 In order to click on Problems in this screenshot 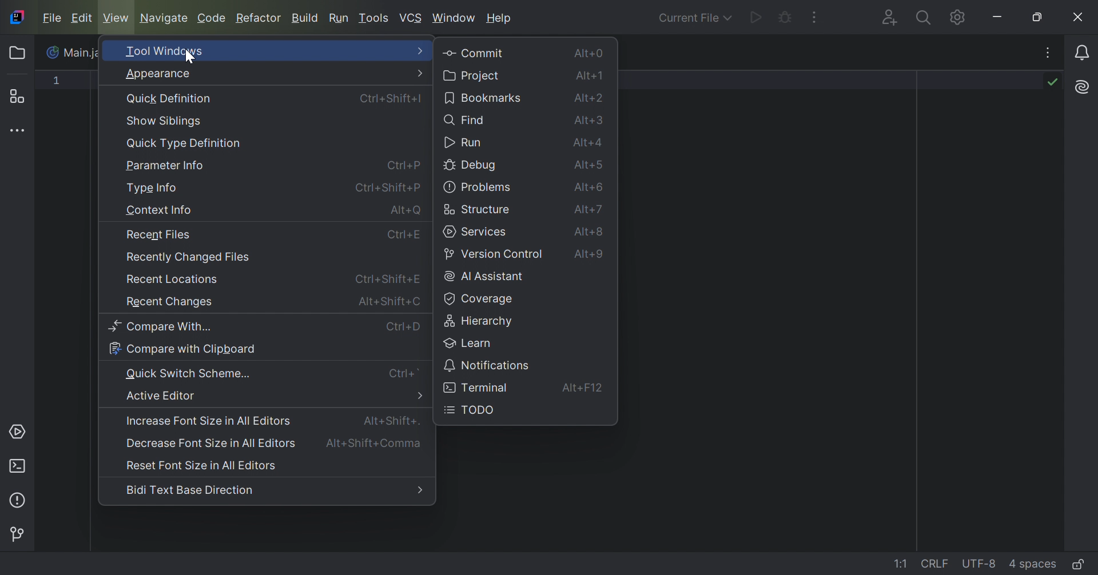, I will do `click(478, 187)`.